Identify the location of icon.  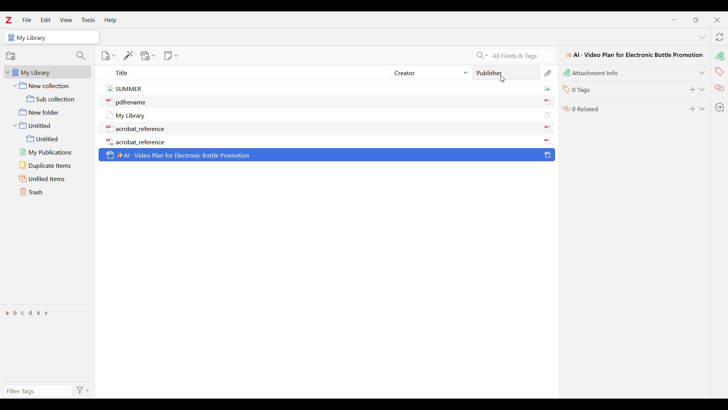
(547, 115).